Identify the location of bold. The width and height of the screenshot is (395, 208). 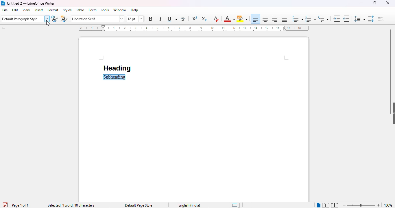
(151, 19).